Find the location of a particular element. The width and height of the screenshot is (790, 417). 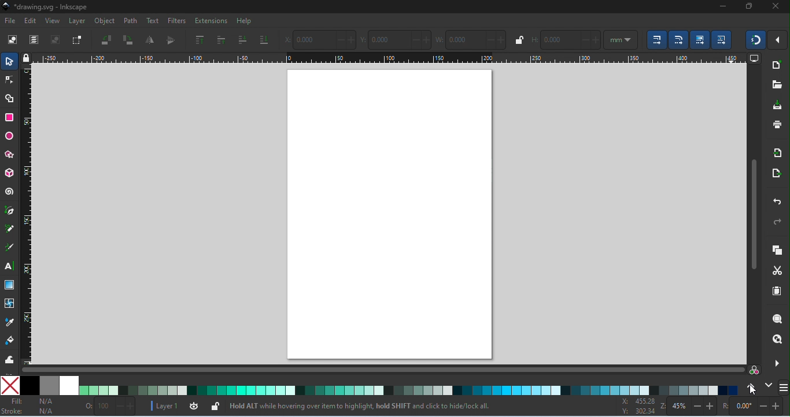

close is located at coordinates (775, 8).